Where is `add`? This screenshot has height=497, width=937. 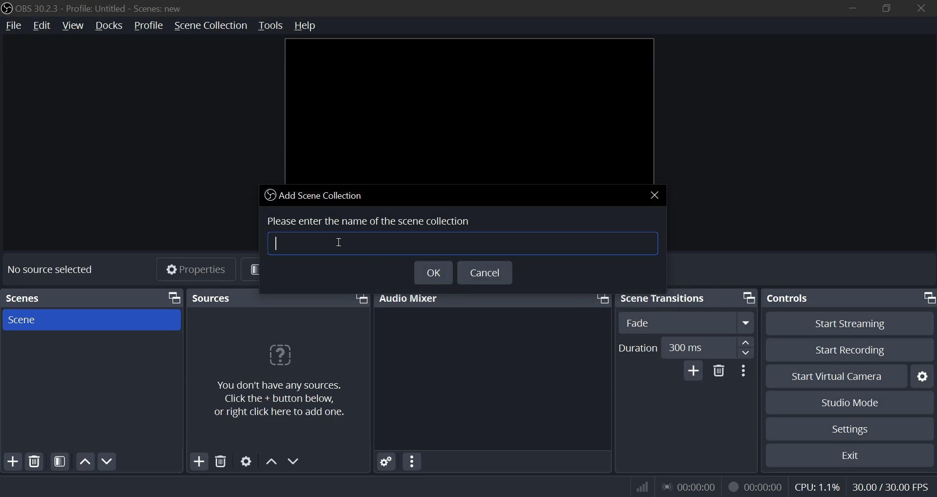 add is located at coordinates (14, 460).